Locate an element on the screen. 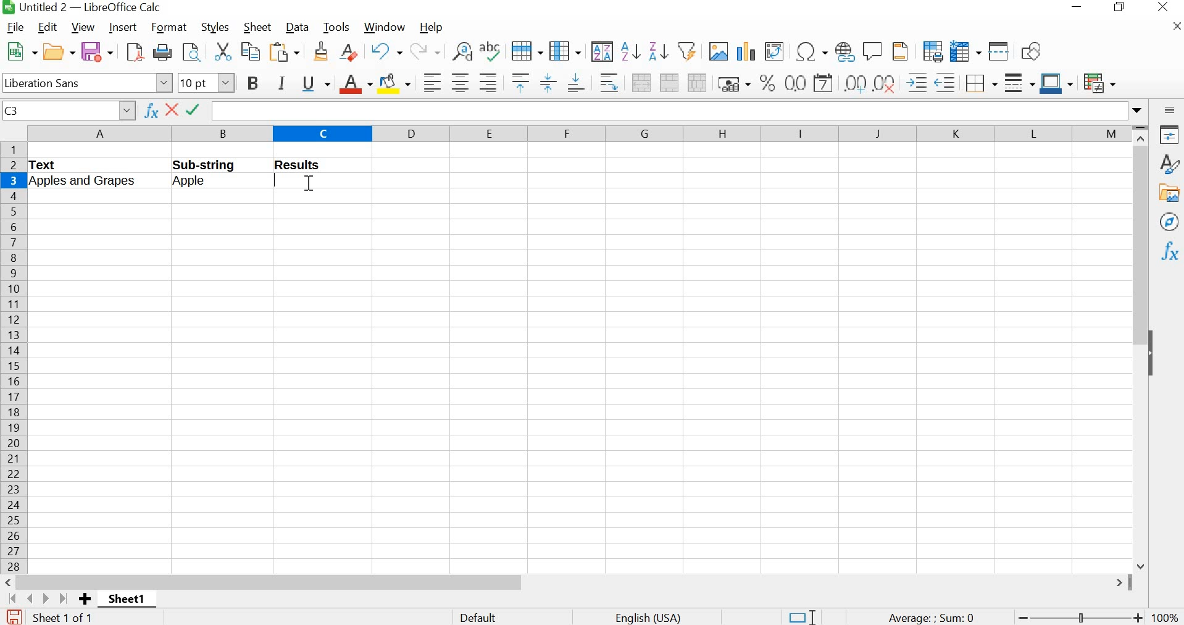 This screenshot has height=625, width=1184. cut is located at coordinates (222, 51).